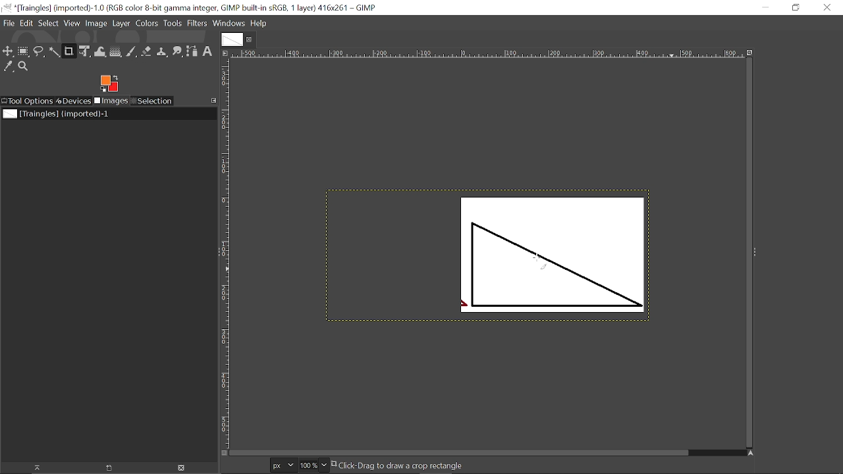  What do you see at coordinates (121, 24) in the screenshot?
I see `layer` at bounding box center [121, 24].